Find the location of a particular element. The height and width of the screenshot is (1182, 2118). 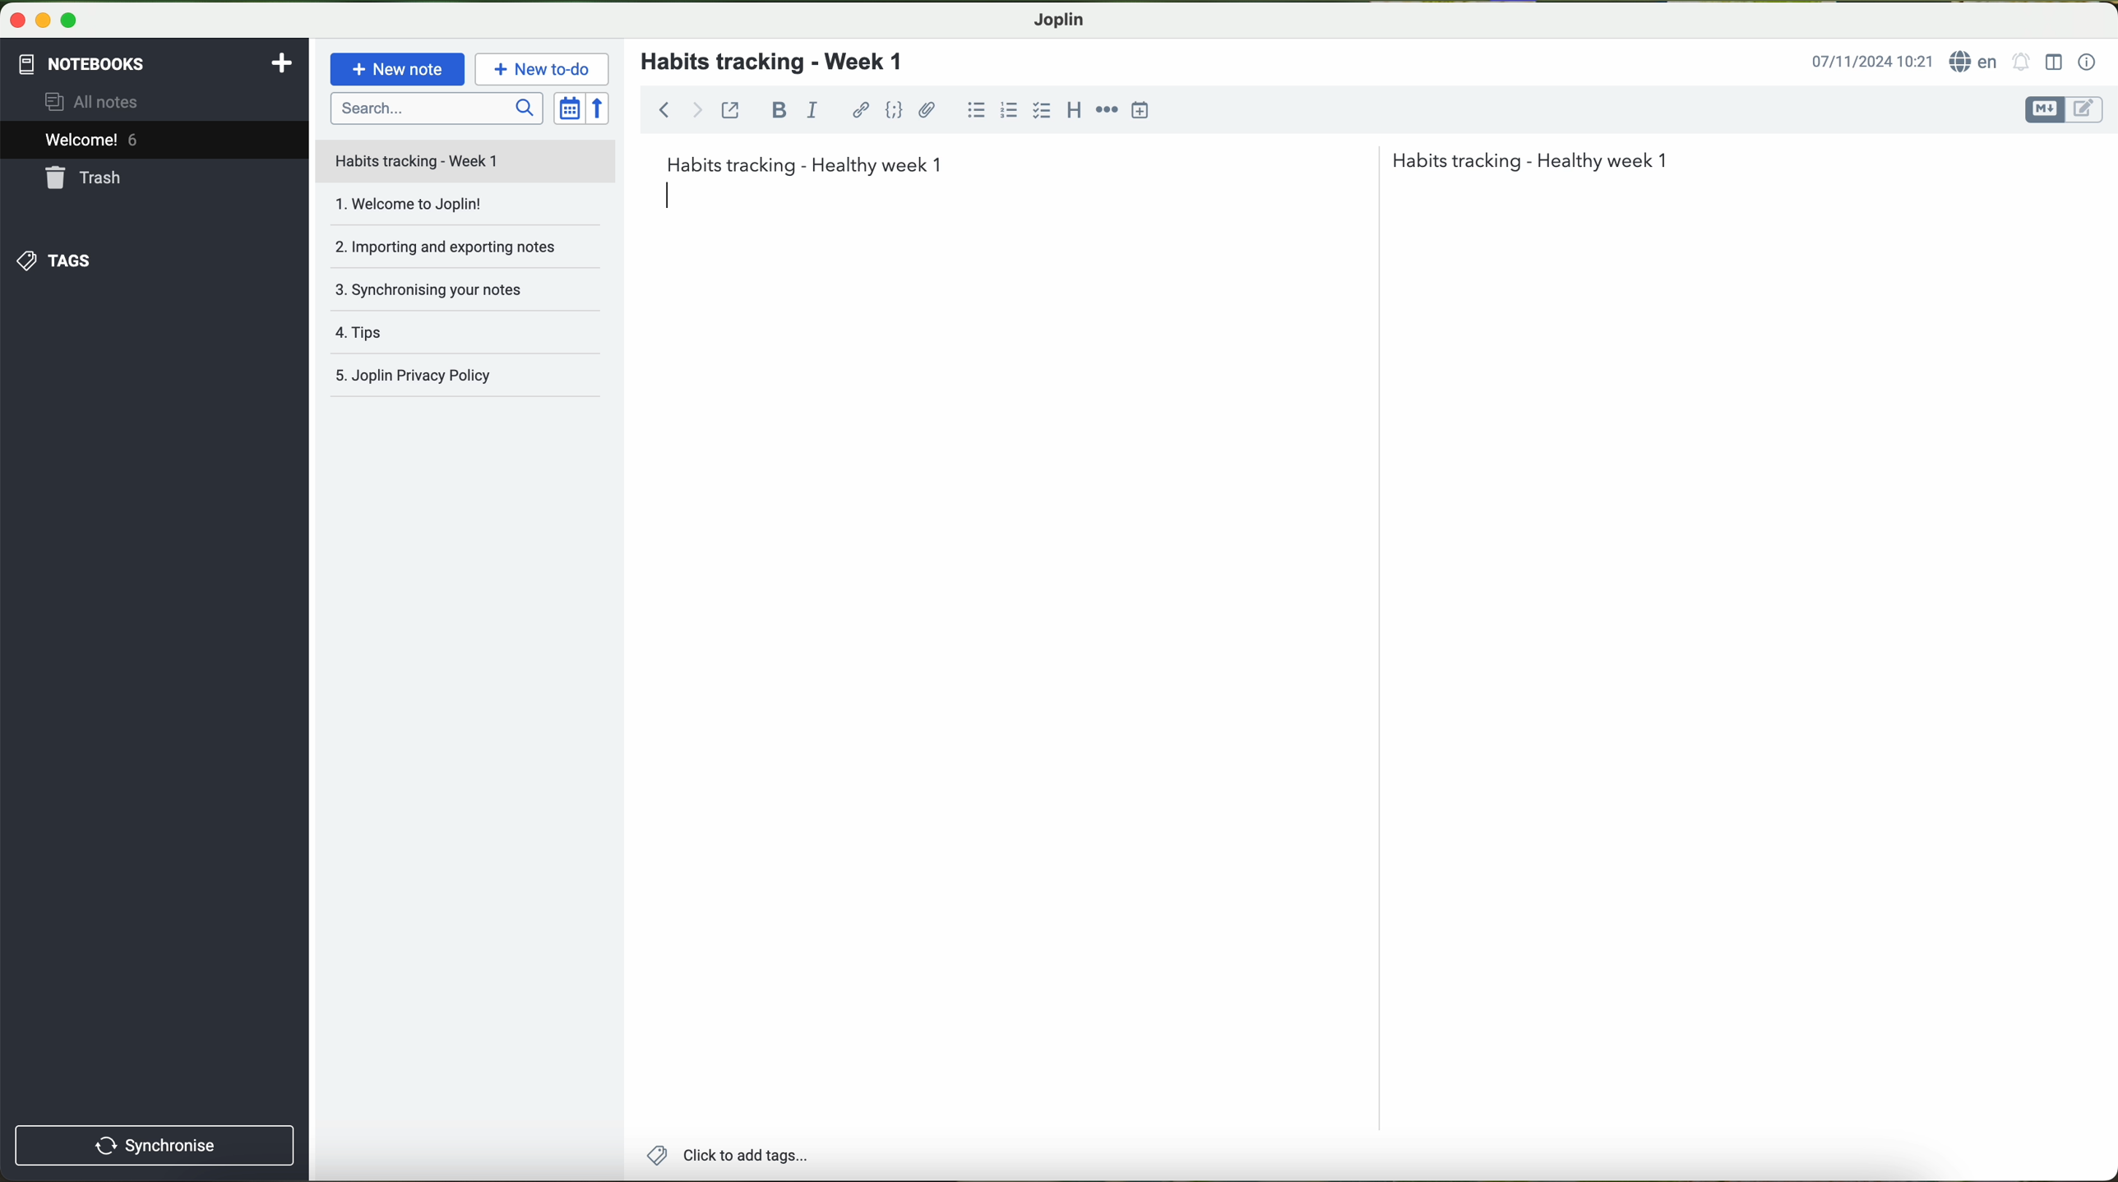

synchronnise button is located at coordinates (152, 1147).